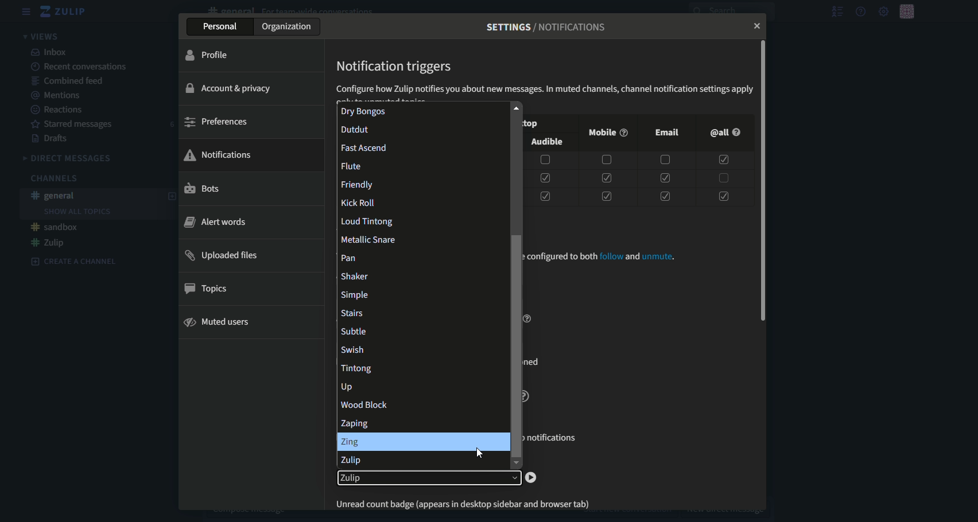 Image resolution: width=978 pixels, height=522 pixels. I want to click on checkbox, so click(606, 178).